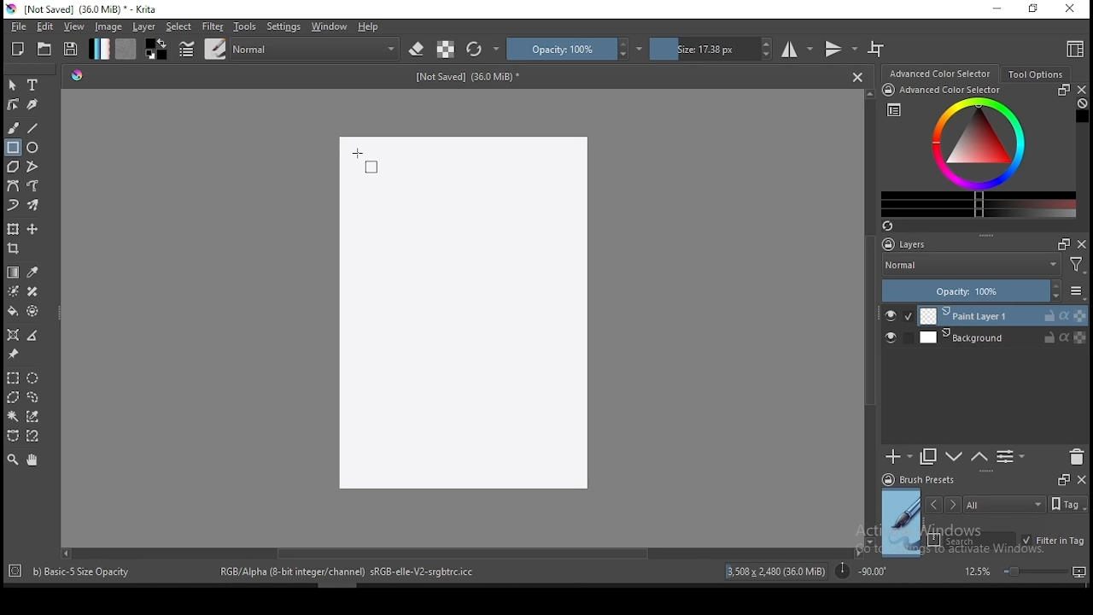 Image resolution: width=1093 pixels, height=615 pixels. Describe the element at coordinates (35, 416) in the screenshot. I see `similar color selection tool` at that location.